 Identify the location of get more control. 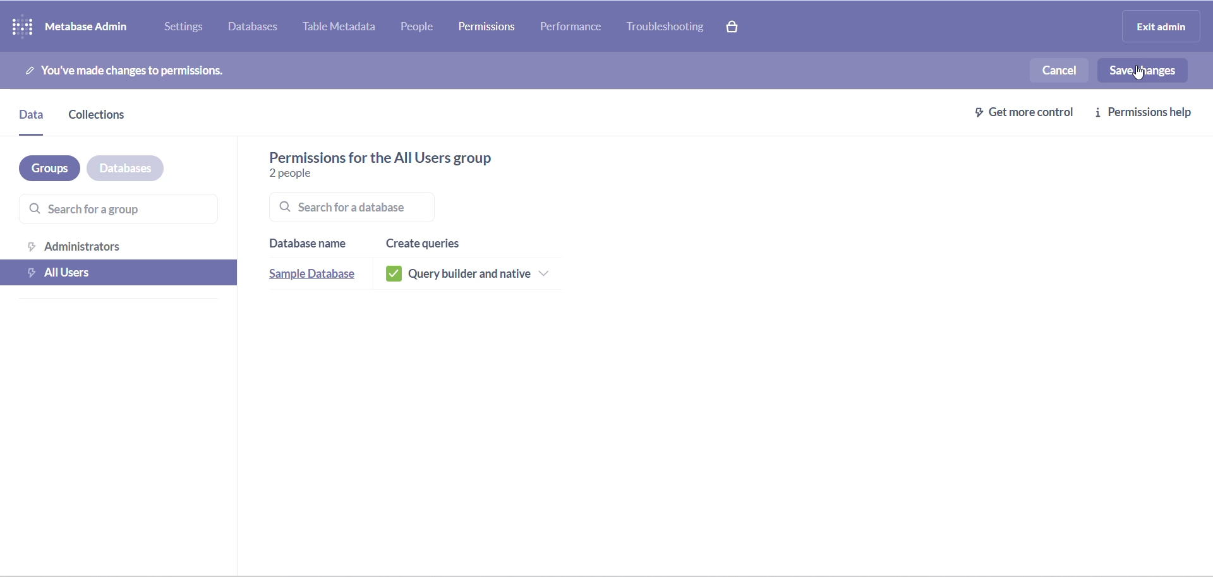
(1017, 111).